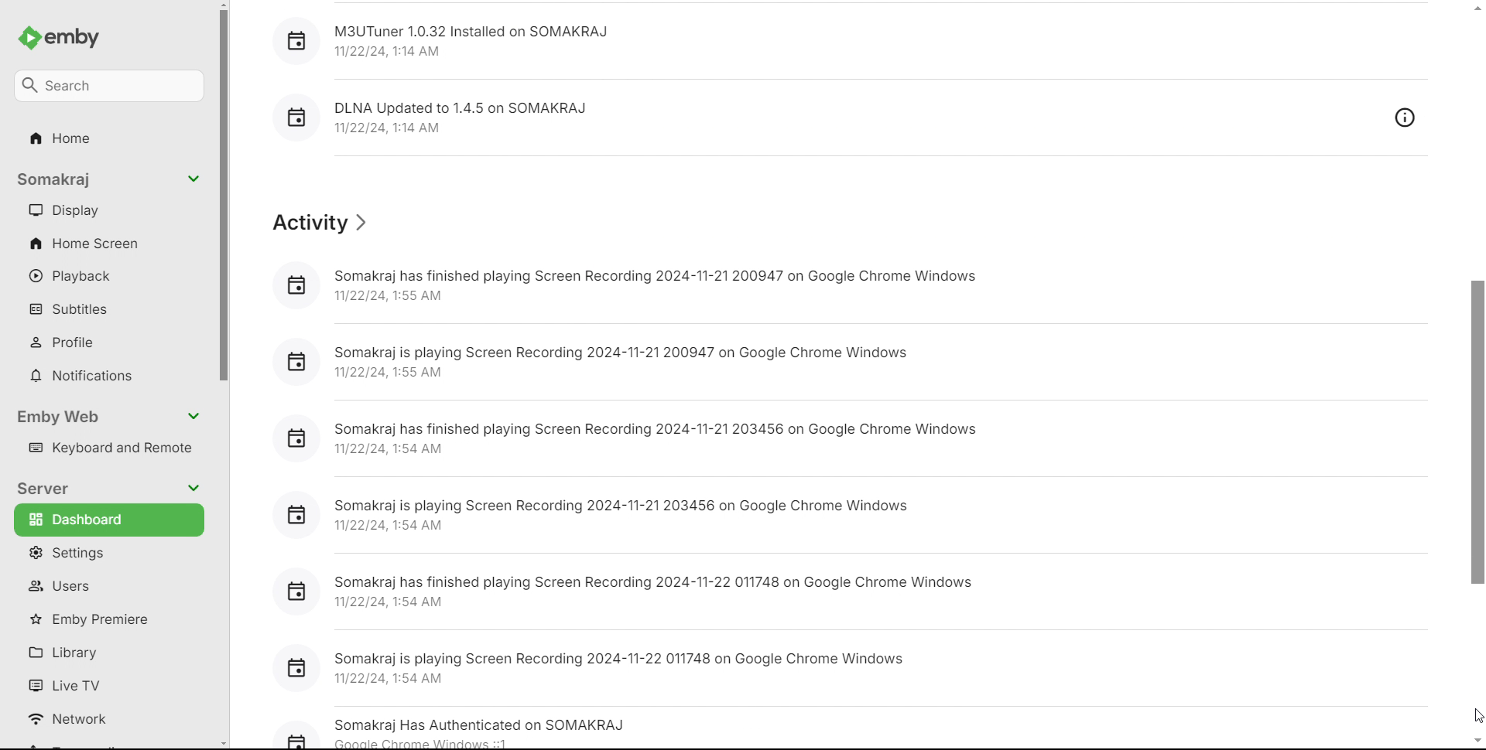 The width and height of the screenshot is (1486, 750). I want to click on search, so click(108, 87).